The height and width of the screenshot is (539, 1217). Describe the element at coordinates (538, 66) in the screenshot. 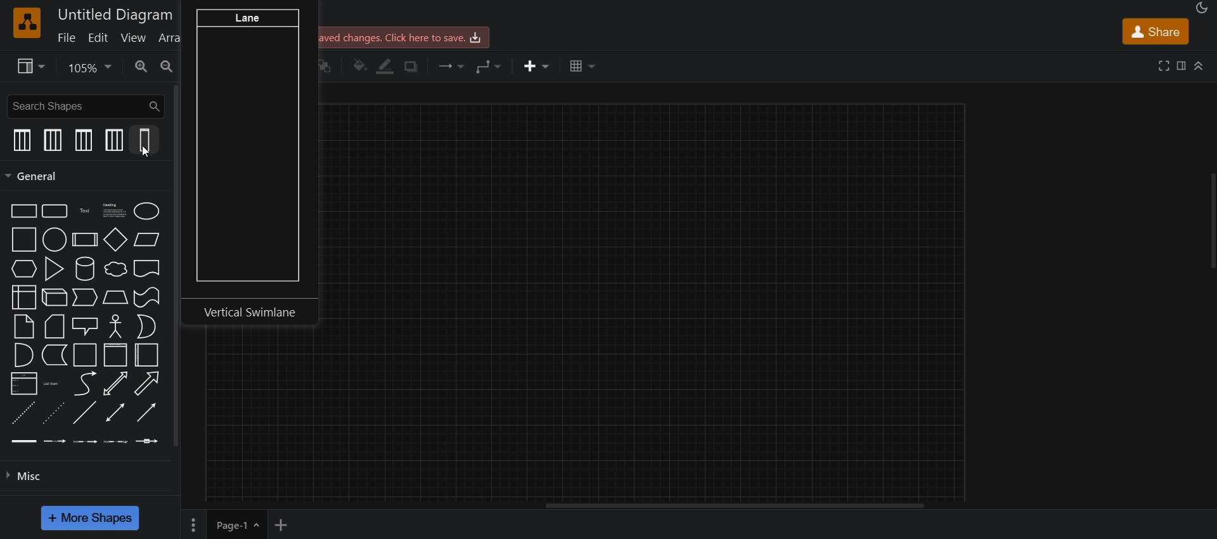

I see `insert` at that location.